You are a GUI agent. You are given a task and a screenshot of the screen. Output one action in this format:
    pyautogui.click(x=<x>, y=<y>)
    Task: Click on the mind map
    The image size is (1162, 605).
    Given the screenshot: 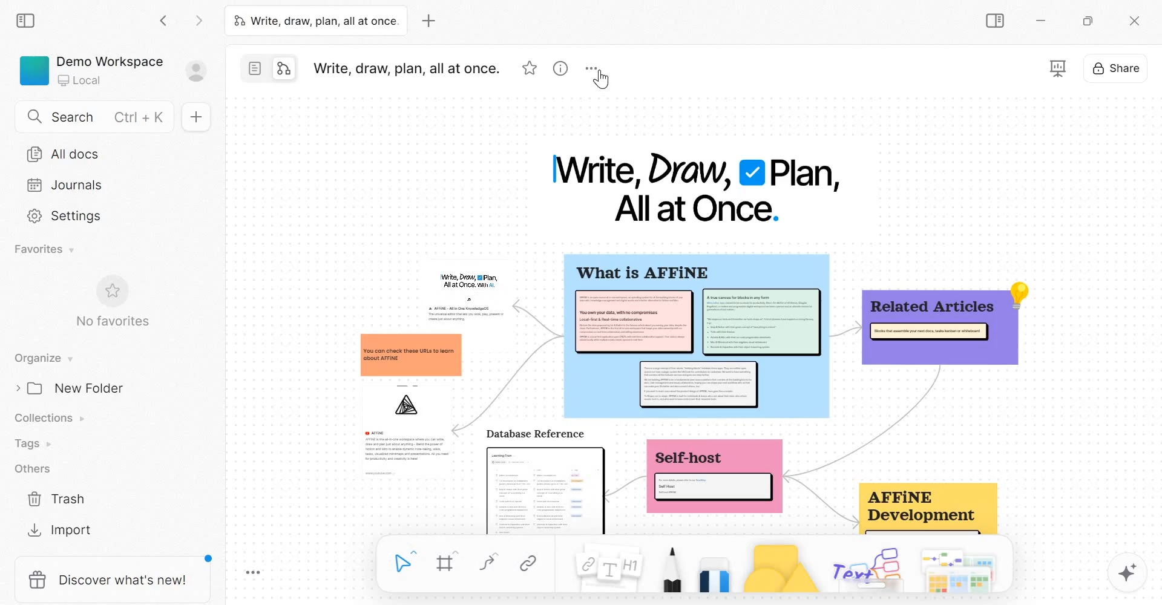 What is the action you would take?
    pyautogui.click(x=691, y=394)
    